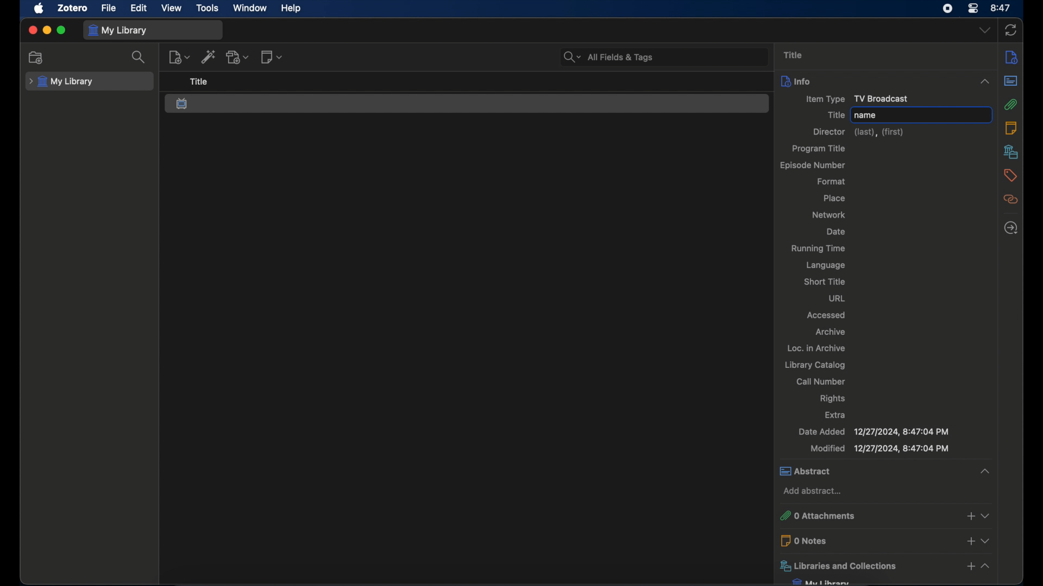 The image size is (1043, 586). I want to click on short title, so click(825, 282).